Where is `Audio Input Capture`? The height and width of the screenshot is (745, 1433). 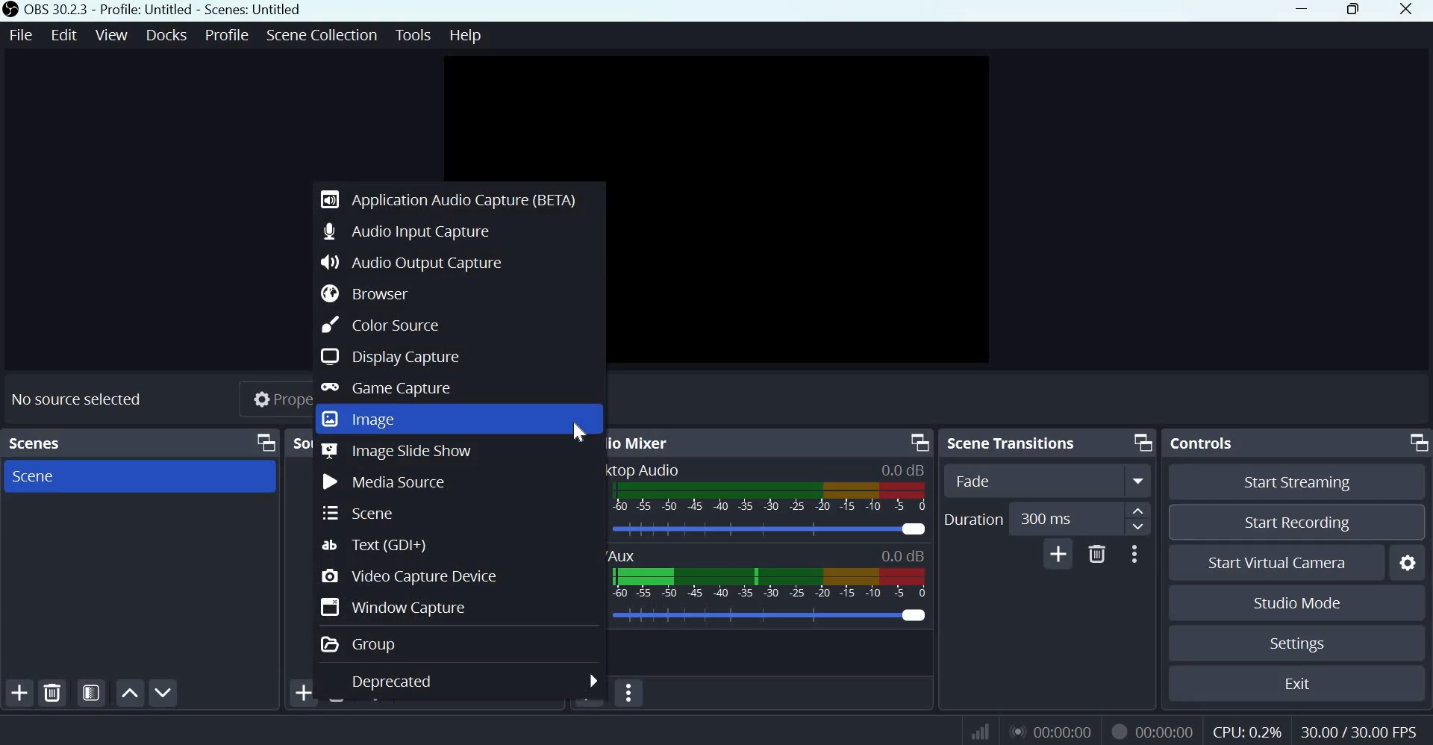
Audio Input Capture is located at coordinates (405, 231).